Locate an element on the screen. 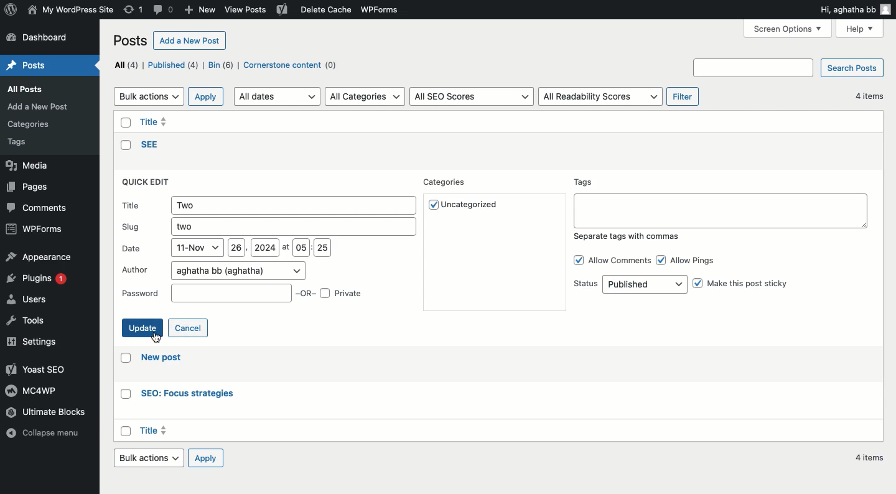 Image resolution: width=896 pixels, height=494 pixels. Users is located at coordinates (30, 301).